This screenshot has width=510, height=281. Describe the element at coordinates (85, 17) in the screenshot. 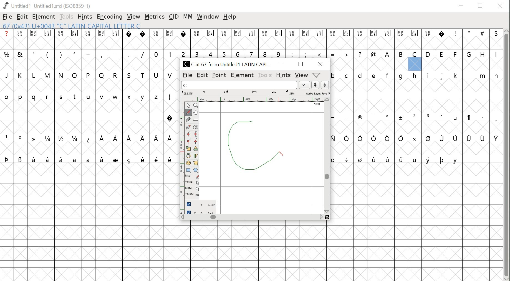

I see `hints` at that location.